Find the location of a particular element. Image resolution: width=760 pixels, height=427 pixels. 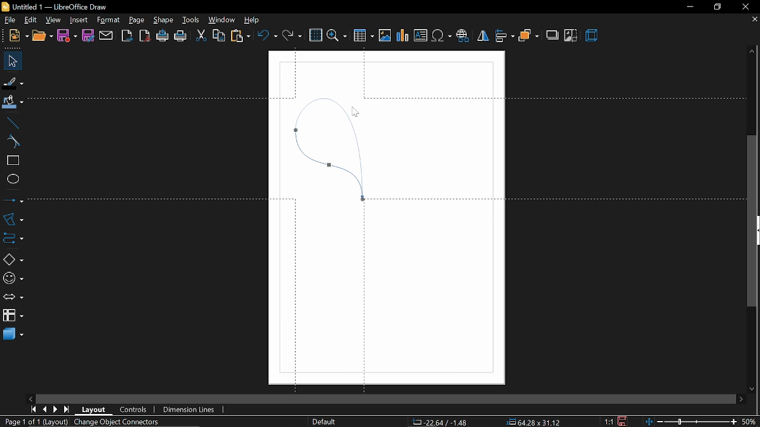

Cursor is located at coordinates (353, 110).